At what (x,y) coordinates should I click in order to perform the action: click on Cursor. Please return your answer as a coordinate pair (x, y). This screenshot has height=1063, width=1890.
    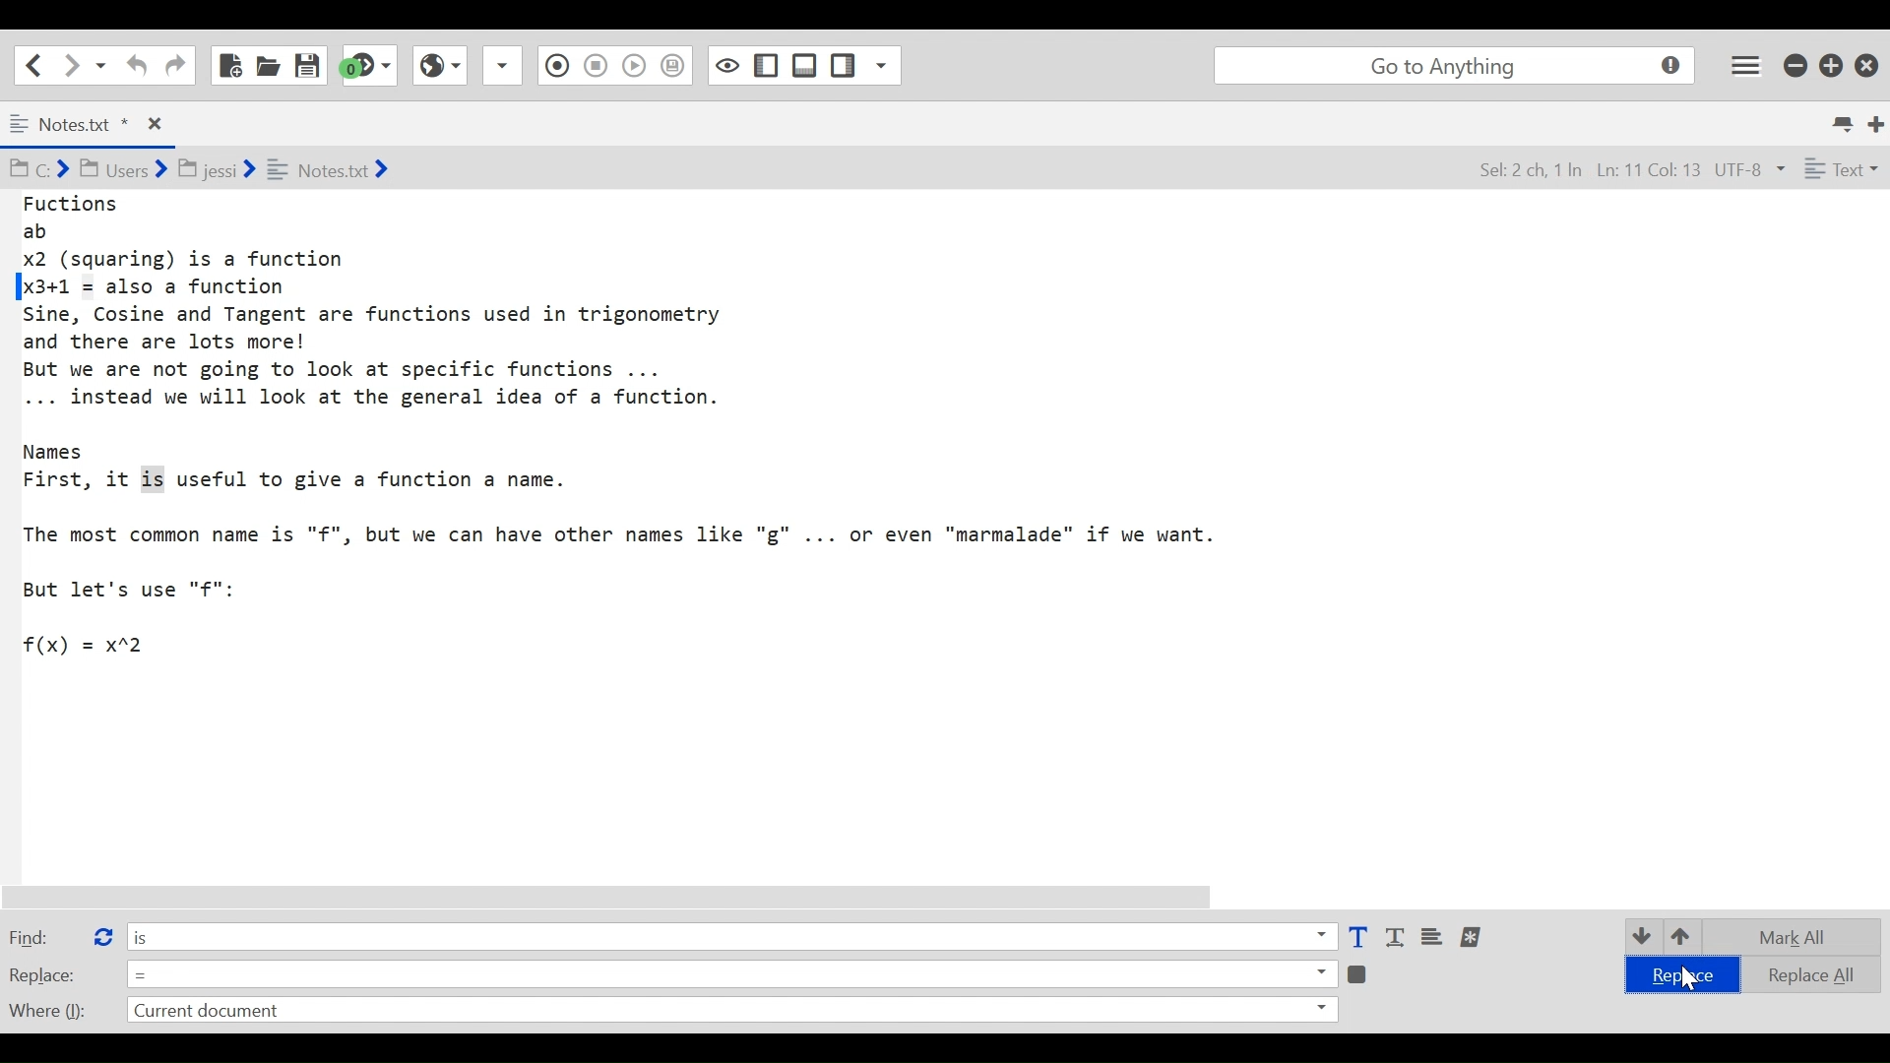
    Looking at the image, I should click on (1685, 977).